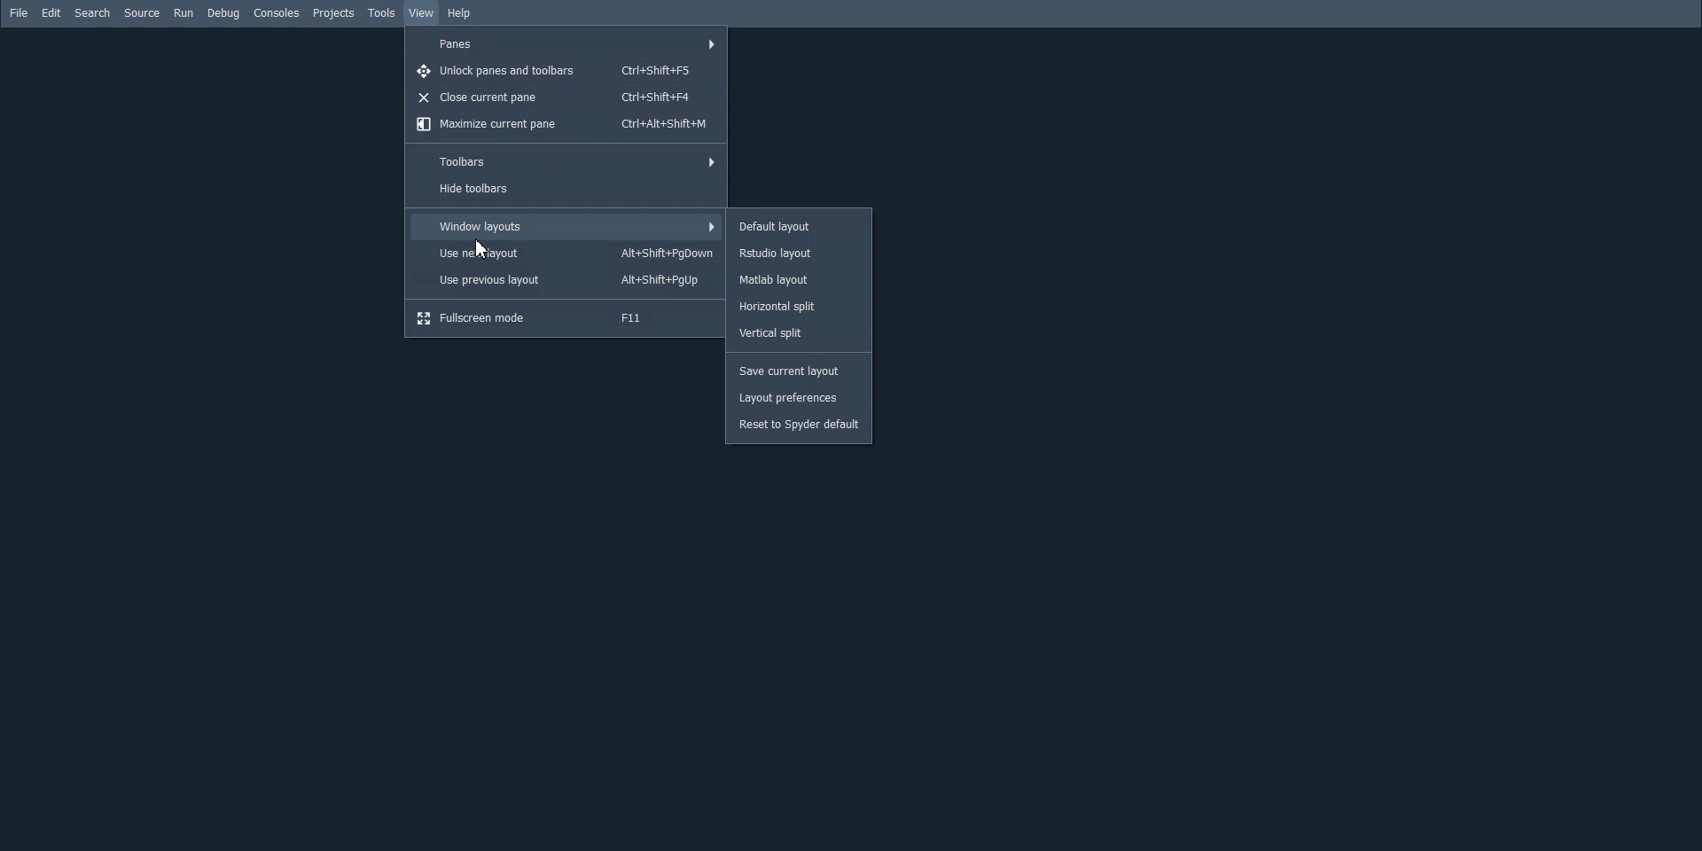 The height and width of the screenshot is (851, 1702). What do you see at coordinates (799, 426) in the screenshot?
I see `Reset to spyder default` at bounding box center [799, 426].